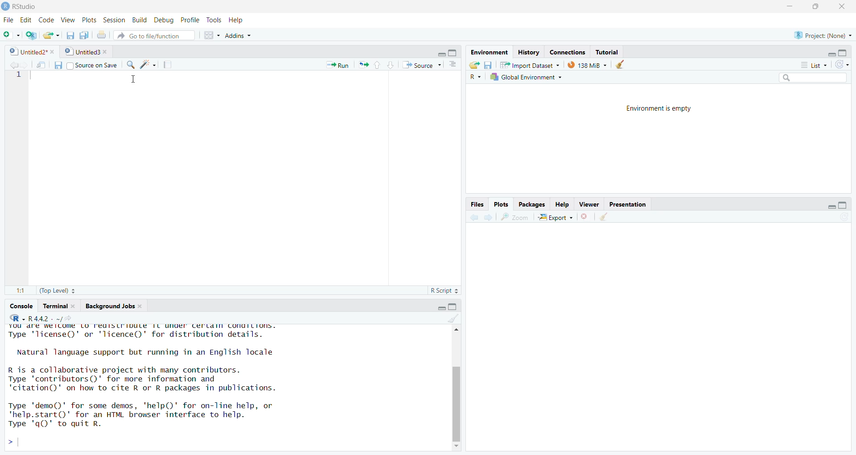 The image size is (856, 455). What do you see at coordinates (789, 7) in the screenshot?
I see `minimize` at bounding box center [789, 7].